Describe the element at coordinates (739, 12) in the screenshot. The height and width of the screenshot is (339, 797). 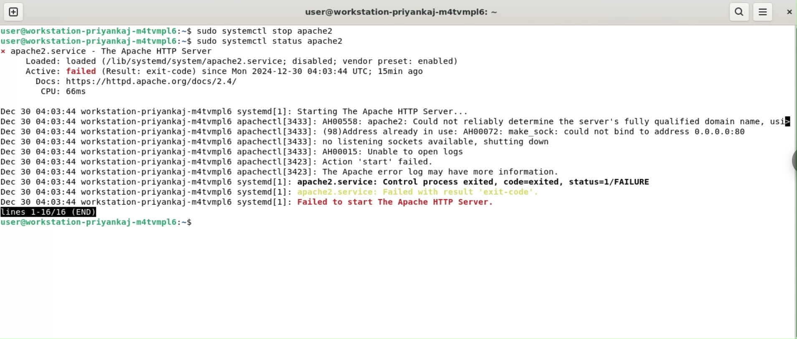
I see `search` at that location.